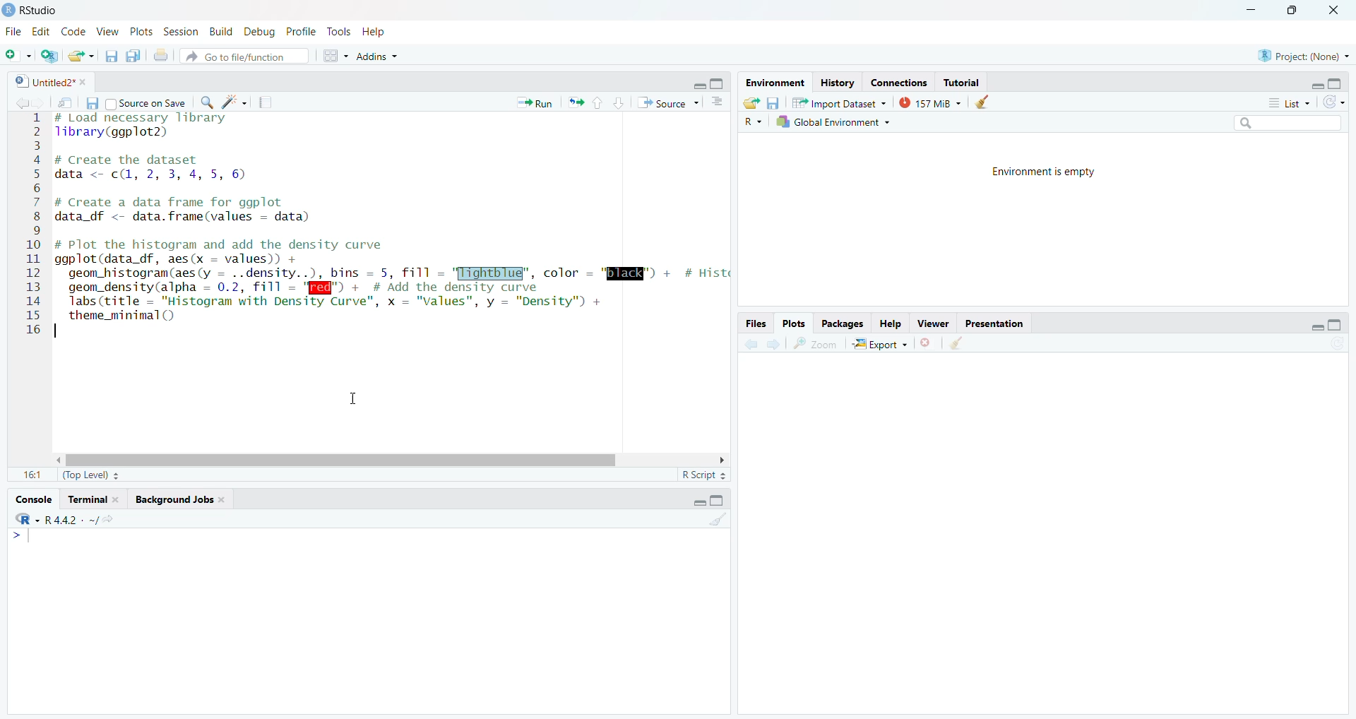 The width and height of the screenshot is (1356, 719). What do you see at coordinates (751, 343) in the screenshot?
I see `previous plot` at bounding box center [751, 343].